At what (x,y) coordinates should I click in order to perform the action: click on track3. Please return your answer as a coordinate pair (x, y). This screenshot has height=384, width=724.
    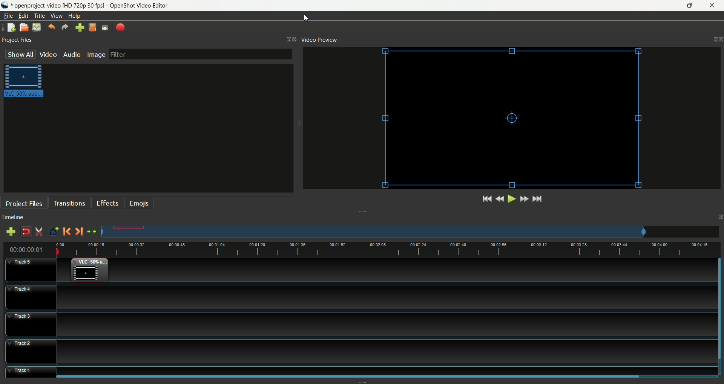
    Looking at the image, I should click on (362, 324).